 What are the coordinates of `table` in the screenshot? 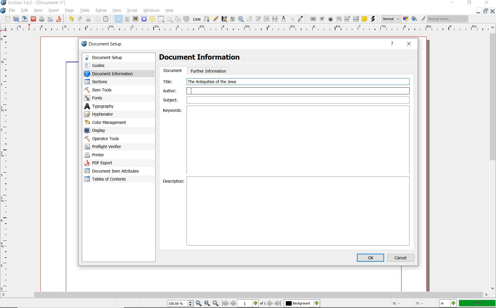 It's located at (152, 19).